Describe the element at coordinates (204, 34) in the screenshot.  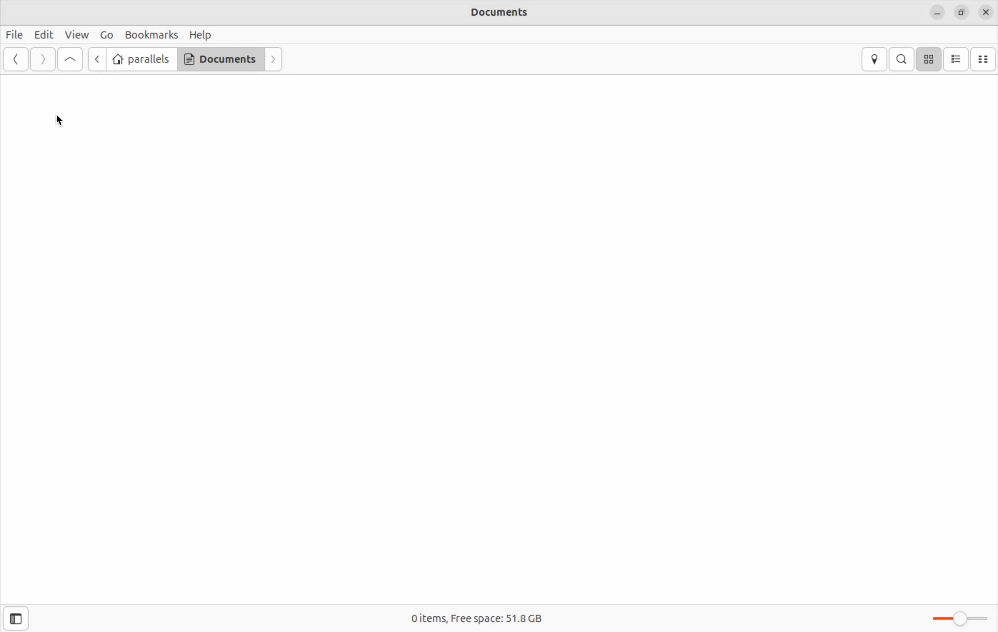
I see `Help` at that location.